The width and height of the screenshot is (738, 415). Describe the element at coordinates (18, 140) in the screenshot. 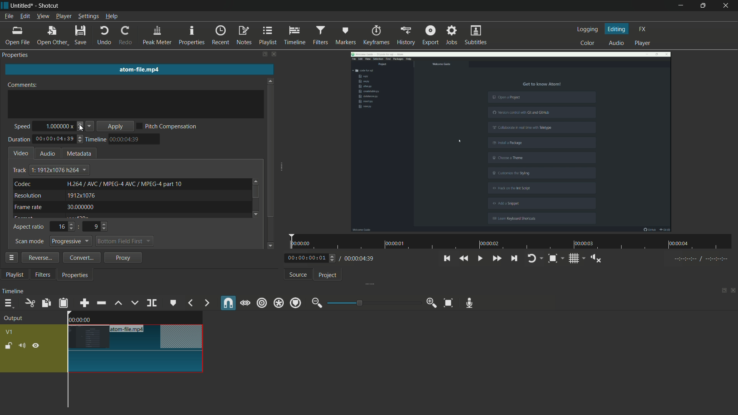

I see `duration` at that location.